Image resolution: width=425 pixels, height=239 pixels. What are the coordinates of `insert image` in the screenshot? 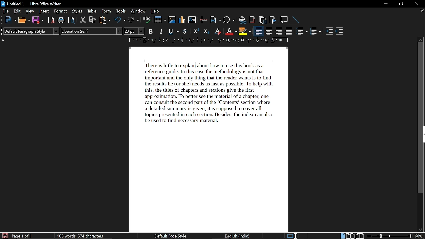 It's located at (172, 20).